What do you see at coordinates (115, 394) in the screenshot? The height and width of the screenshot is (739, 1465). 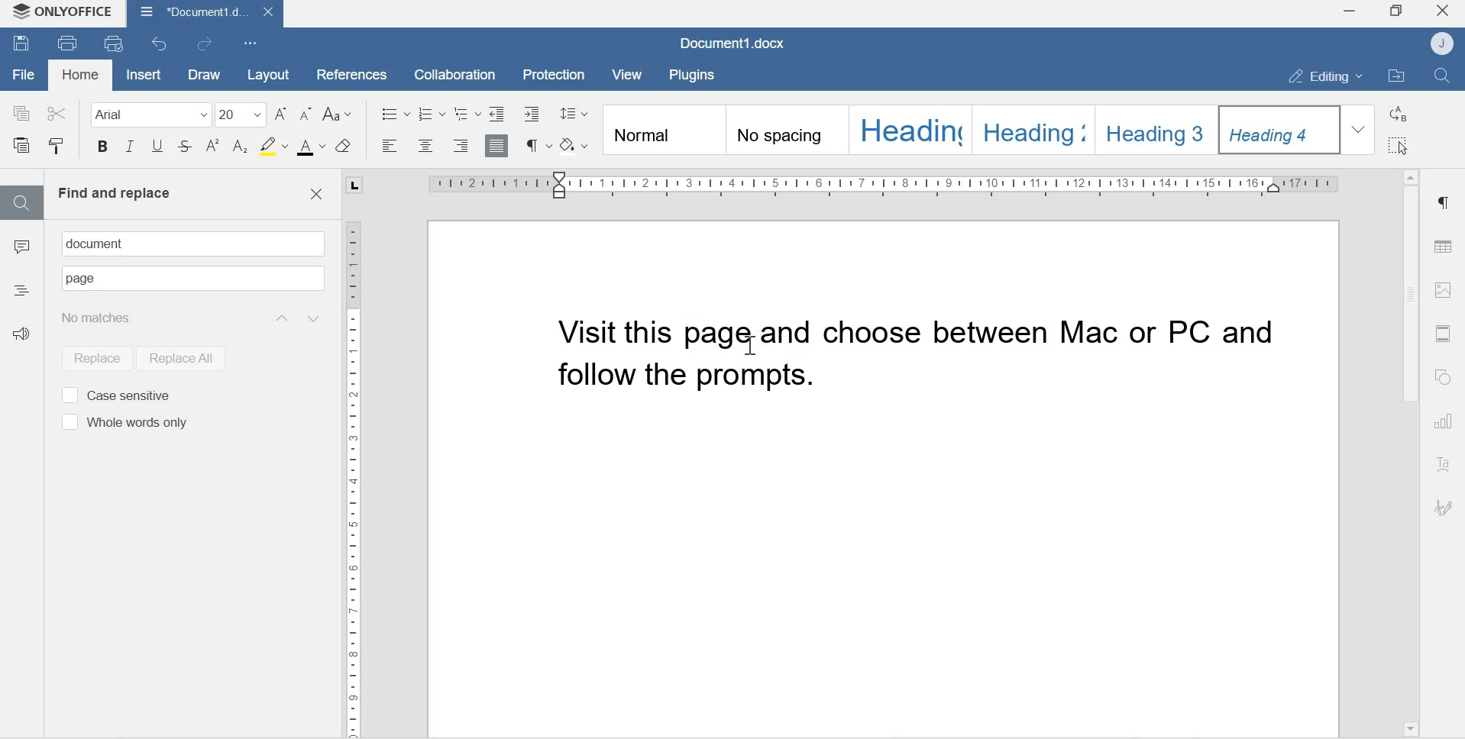 I see `Case sensitive` at bounding box center [115, 394].